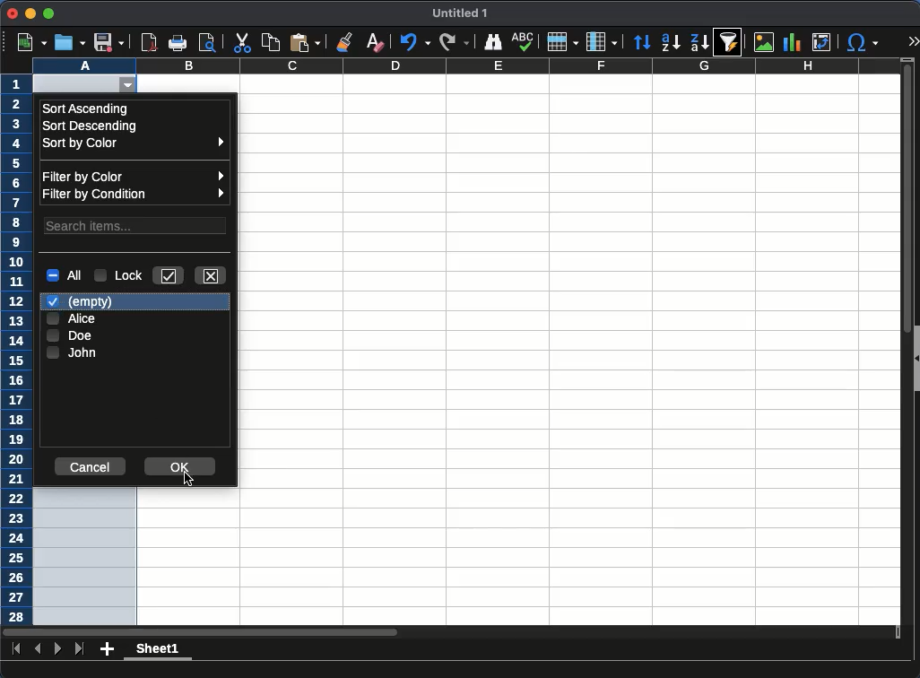  What do you see at coordinates (374, 43) in the screenshot?
I see `clear formatting` at bounding box center [374, 43].